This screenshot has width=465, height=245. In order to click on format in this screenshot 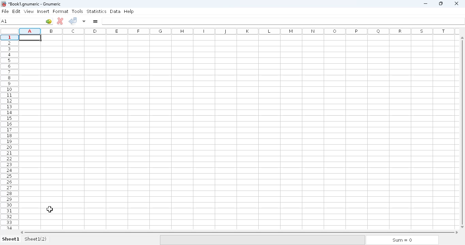, I will do `click(61, 12)`.